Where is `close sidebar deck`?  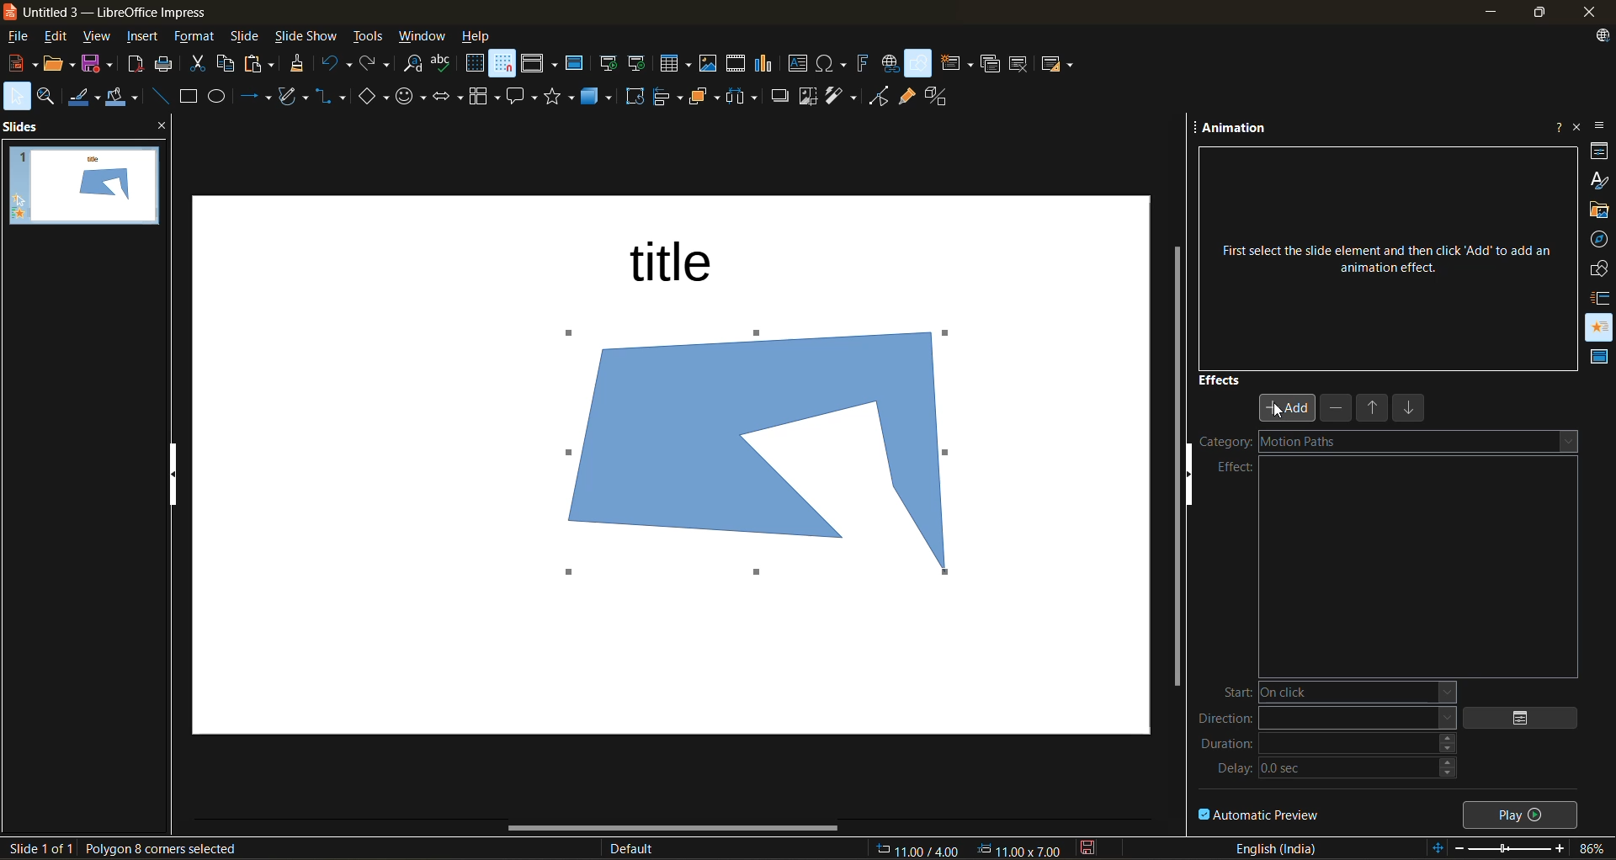 close sidebar deck is located at coordinates (1580, 125).